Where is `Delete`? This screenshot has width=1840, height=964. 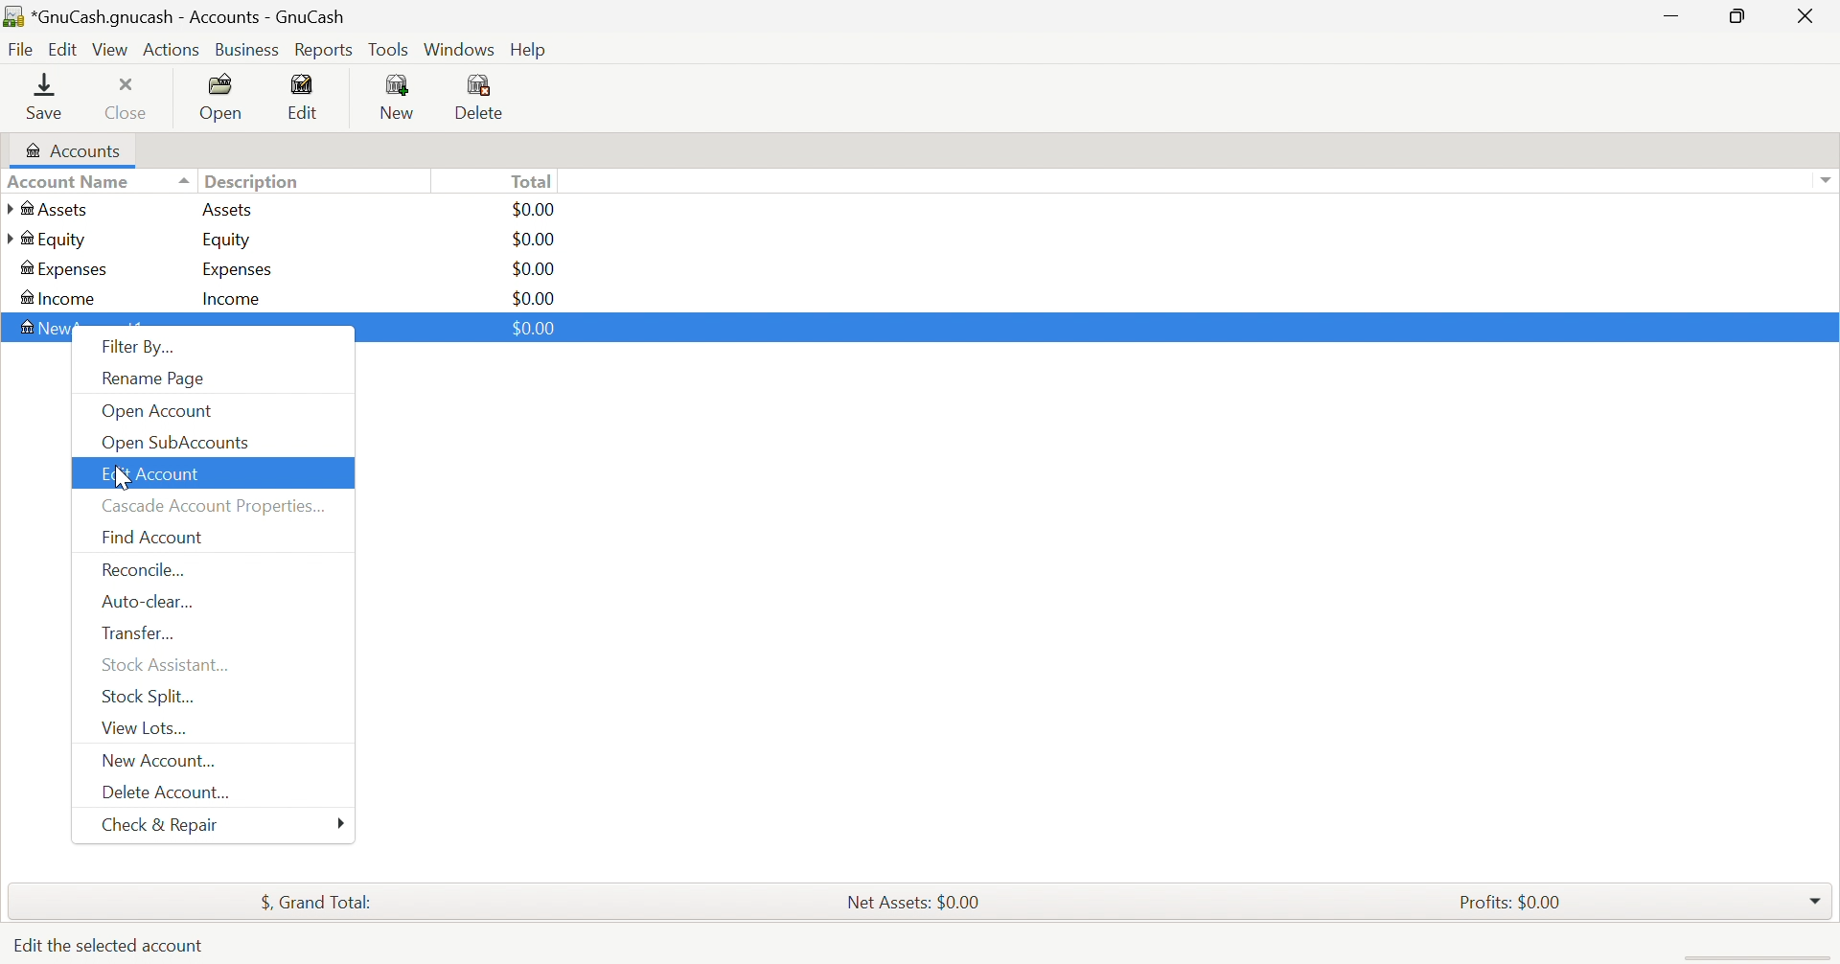 Delete is located at coordinates (493, 97).